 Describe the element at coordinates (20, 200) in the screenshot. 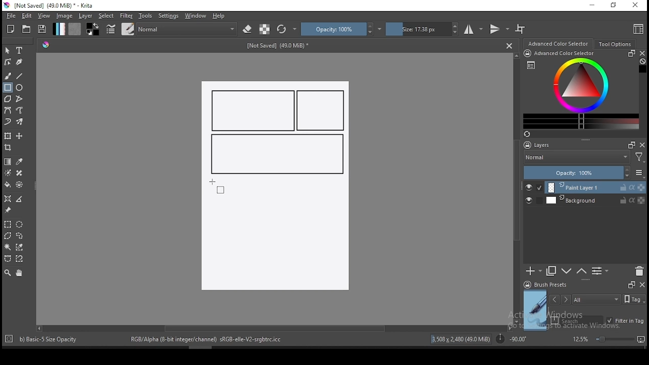

I see `measure distance between two points` at that location.